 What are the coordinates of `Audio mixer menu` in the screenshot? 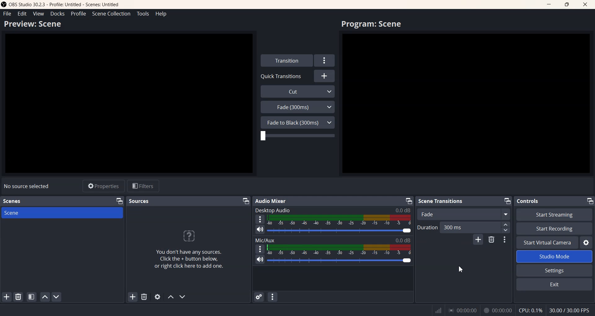 It's located at (275, 298).